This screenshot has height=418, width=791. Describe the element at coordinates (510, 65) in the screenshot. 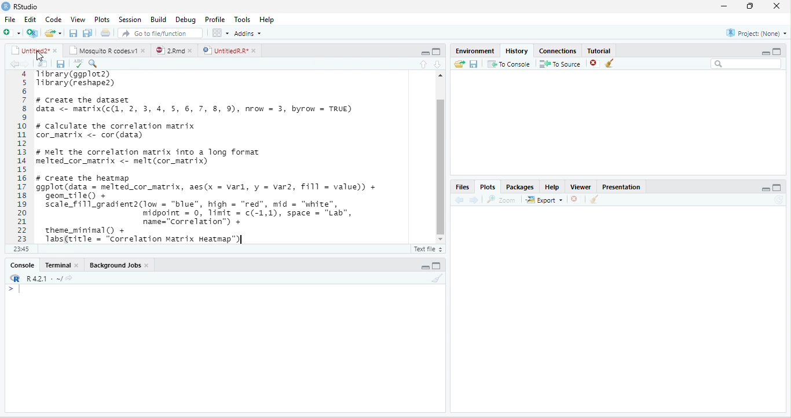

I see `to console` at that location.